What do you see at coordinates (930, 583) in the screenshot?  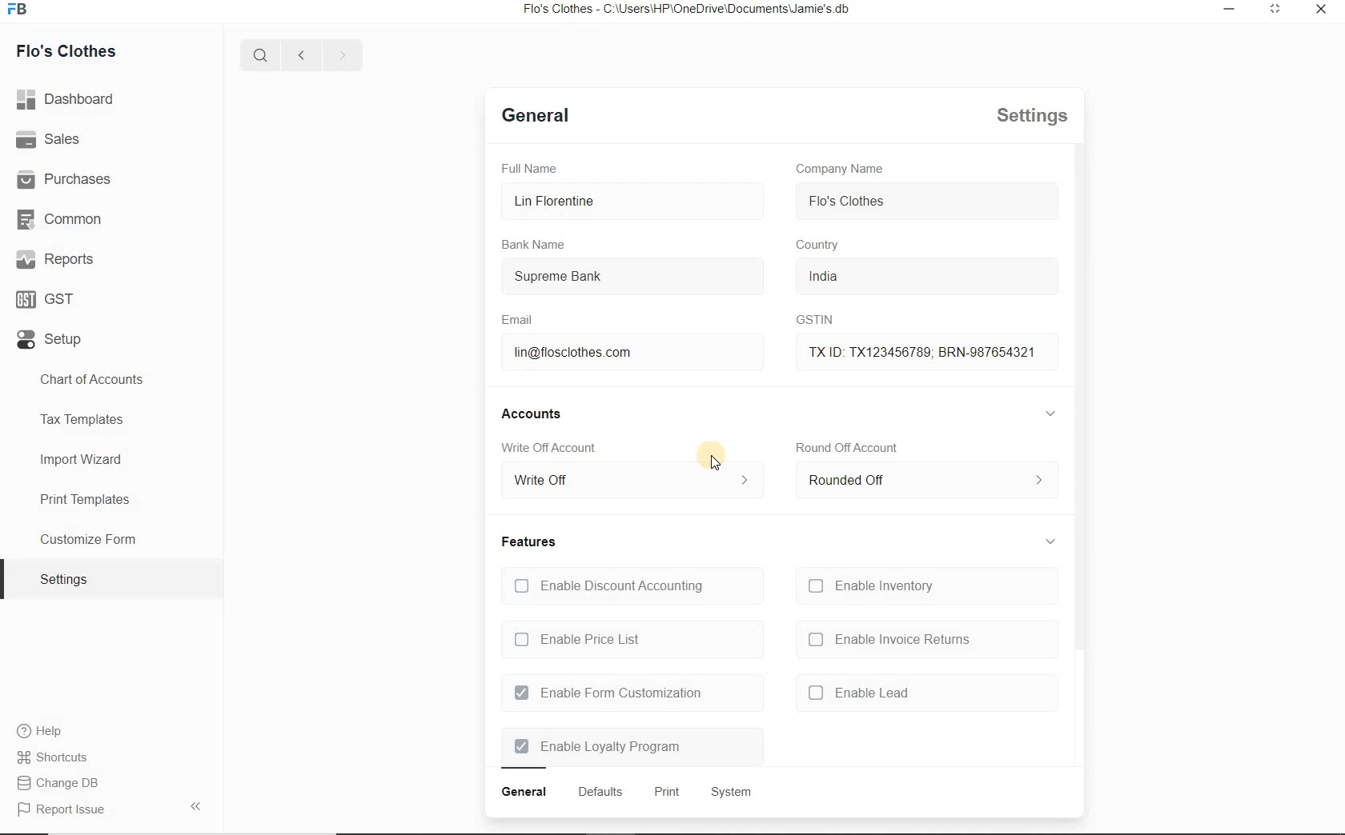 I see `Enable Inventory` at bounding box center [930, 583].